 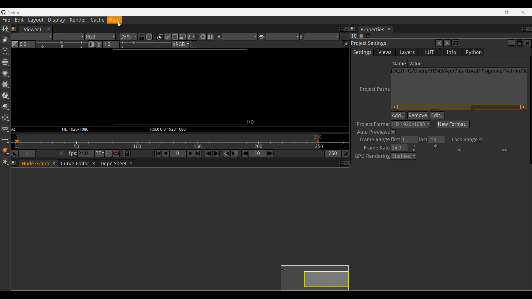 I want to click on Show interface in a smaller tab, so click(x=507, y=12).